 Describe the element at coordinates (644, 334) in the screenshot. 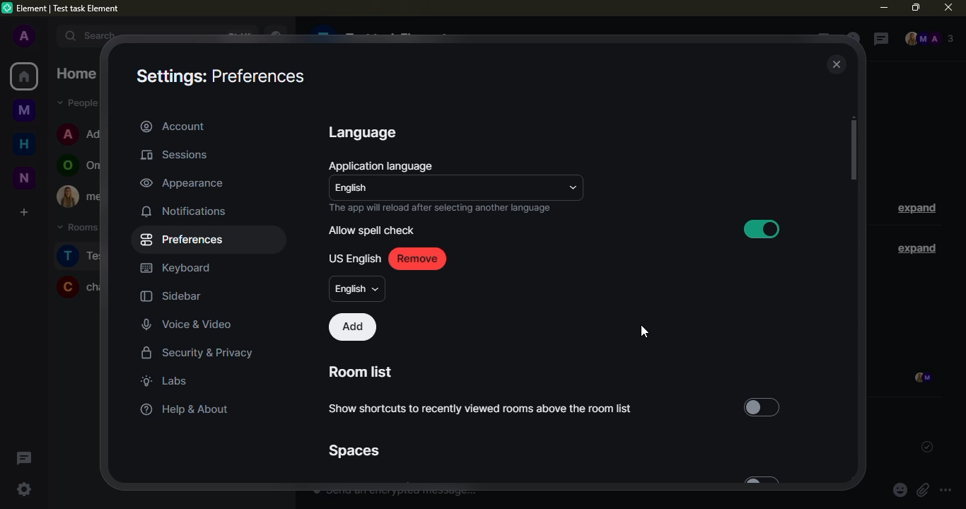

I see `cursor` at that location.